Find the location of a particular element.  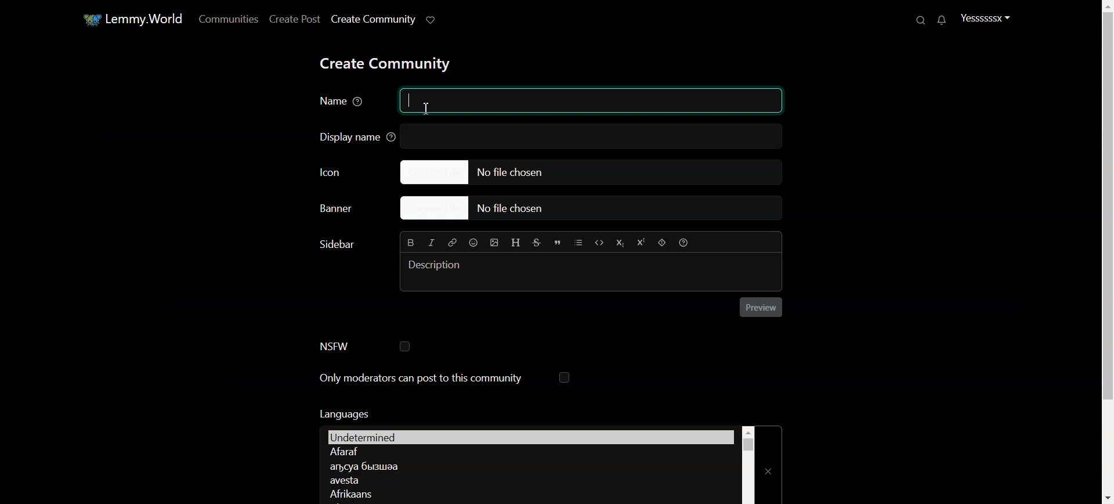

Superscript is located at coordinates (640, 243).